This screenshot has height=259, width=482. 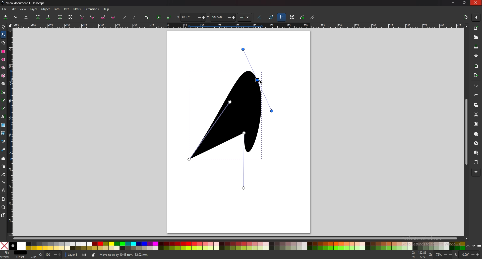 I want to click on shape builder, so click(x=4, y=43).